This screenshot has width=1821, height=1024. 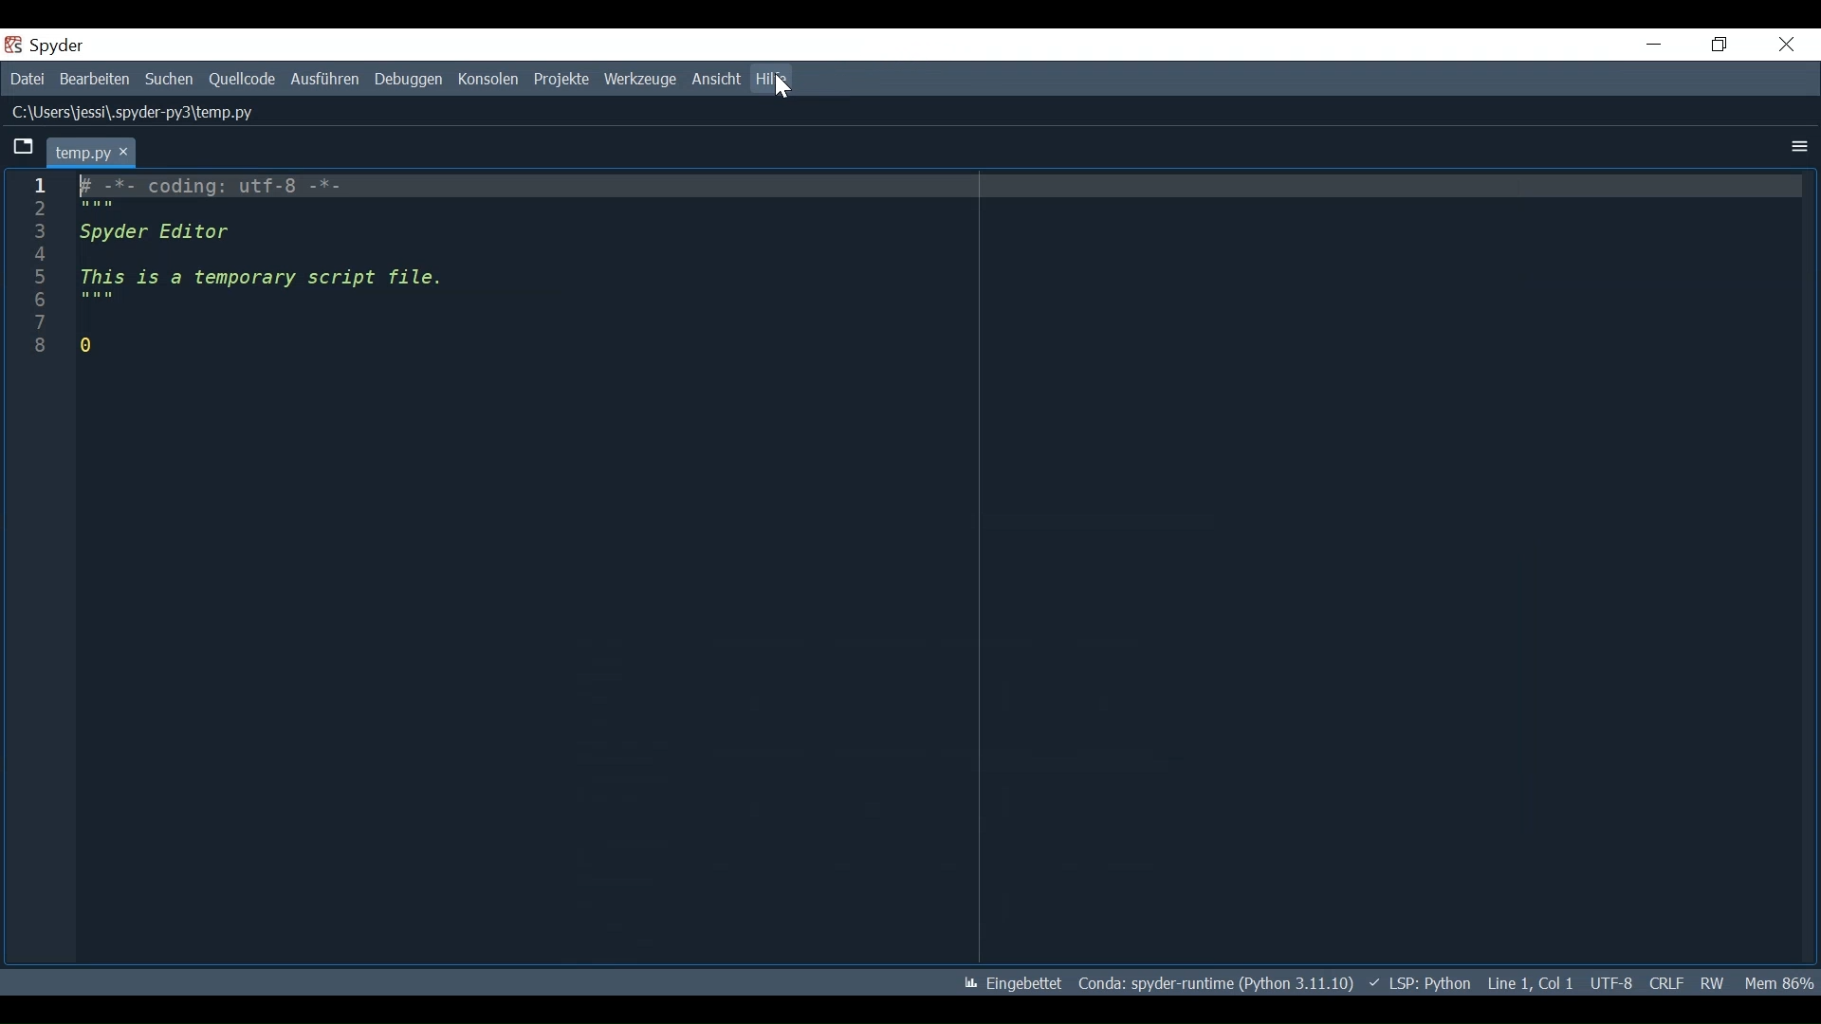 I want to click on File EQL Status, so click(x=1667, y=983).